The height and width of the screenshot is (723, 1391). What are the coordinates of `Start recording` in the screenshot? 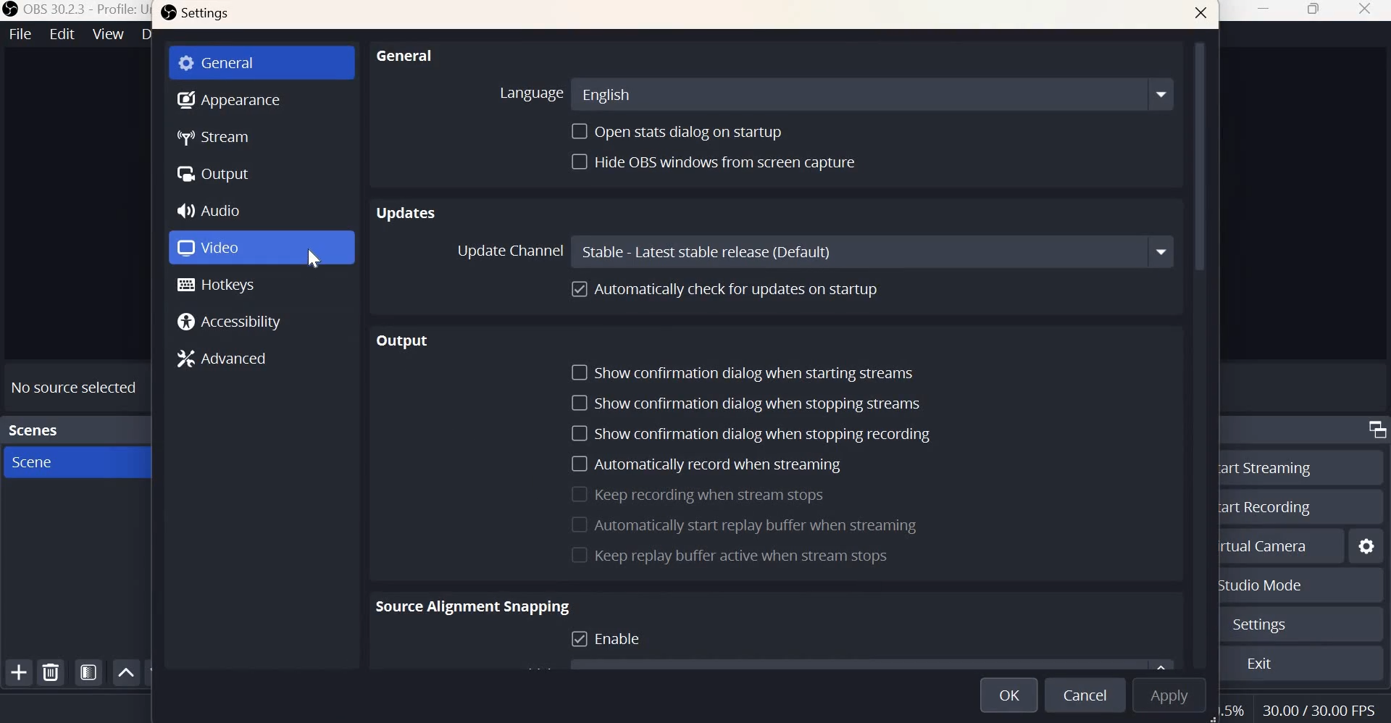 It's located at (1267, 506).